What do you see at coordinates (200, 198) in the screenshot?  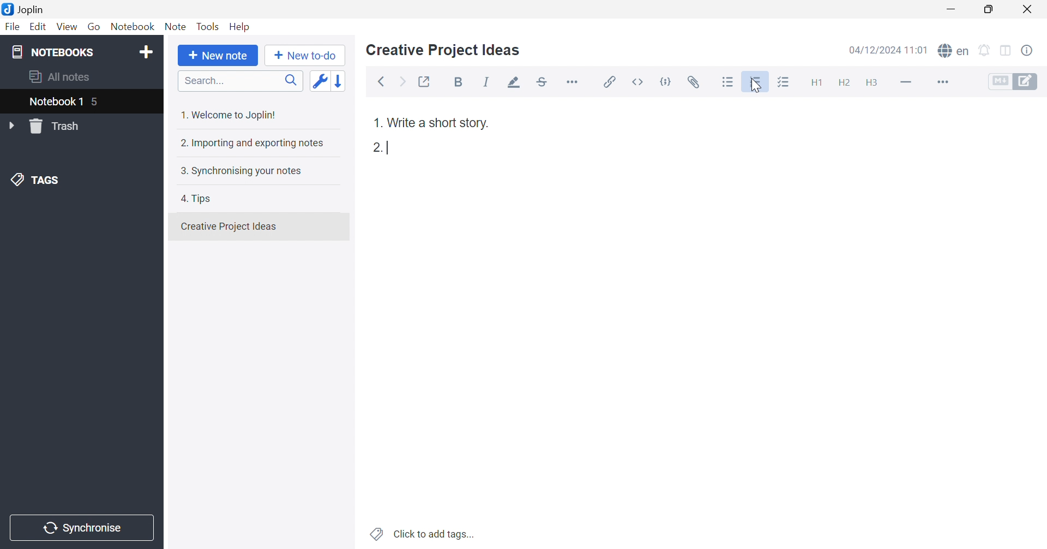 I see `4. Tips` at bounding box center [200, 198].